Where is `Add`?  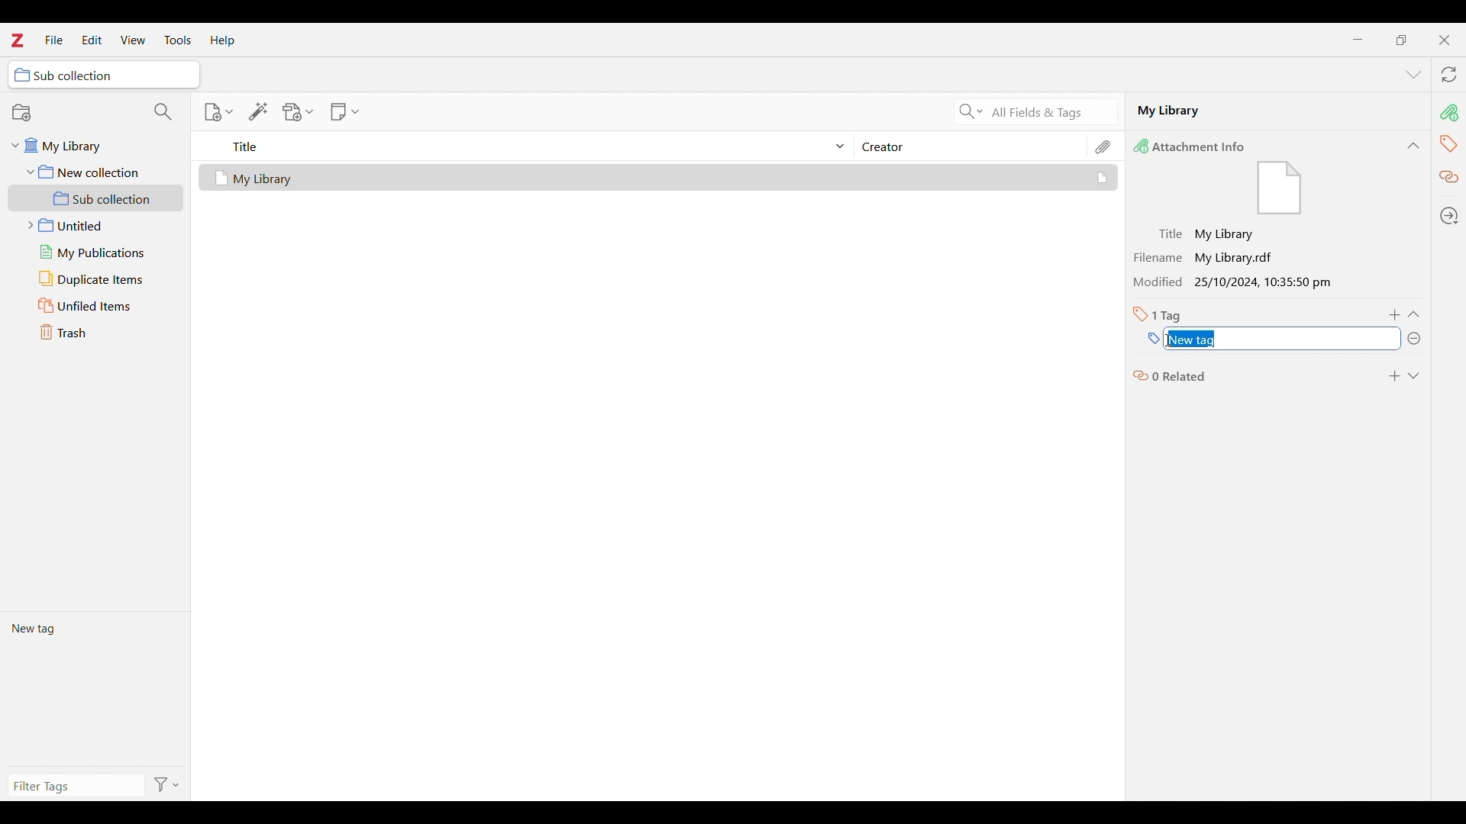 Add is located at coordinates (1396, 315).